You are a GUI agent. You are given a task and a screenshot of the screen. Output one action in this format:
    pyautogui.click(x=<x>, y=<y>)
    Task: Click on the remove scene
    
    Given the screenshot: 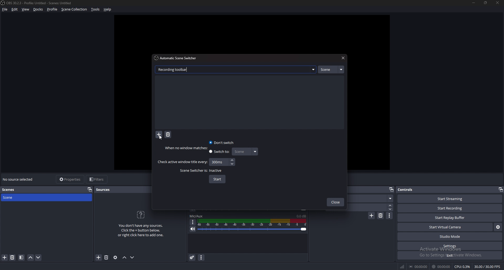 What is the action you would take?
    pyautogui.click(x=12, y=257)
    